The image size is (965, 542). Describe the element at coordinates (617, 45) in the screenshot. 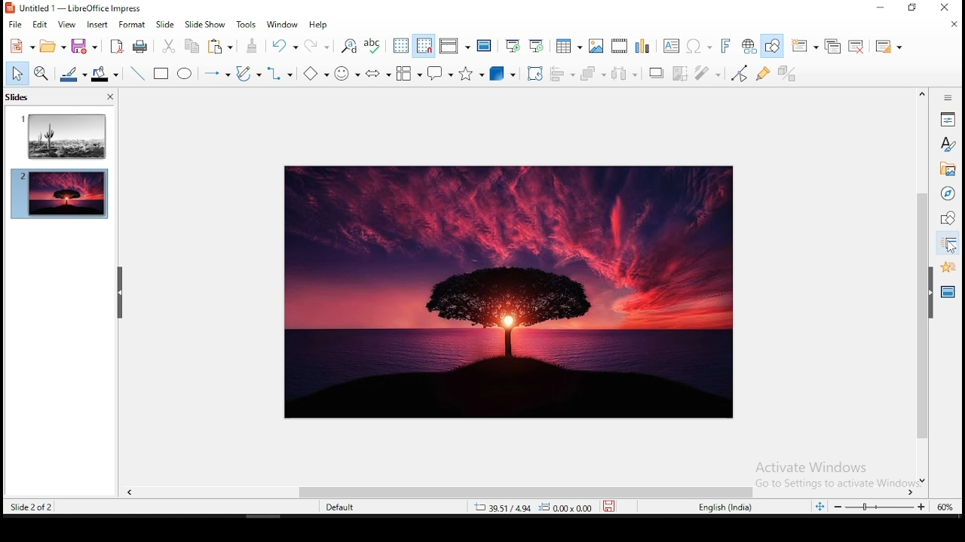

I see `insert audio and video` at that location.